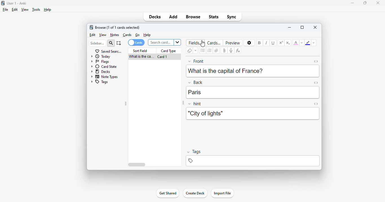 This screenshot has width=385, height=202. I want to click on card 1, so click(162, 57).